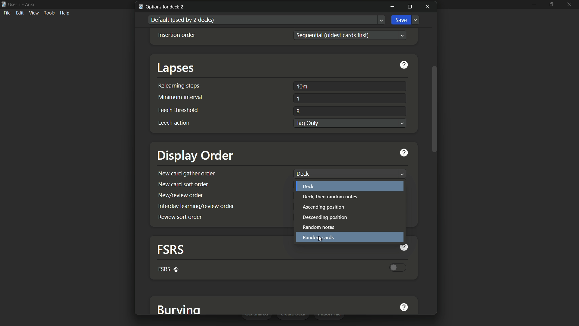 The image size is (579, 326). Describe the element at coordinates (392, 6) in the screenshot. I see `minimize` at that location.